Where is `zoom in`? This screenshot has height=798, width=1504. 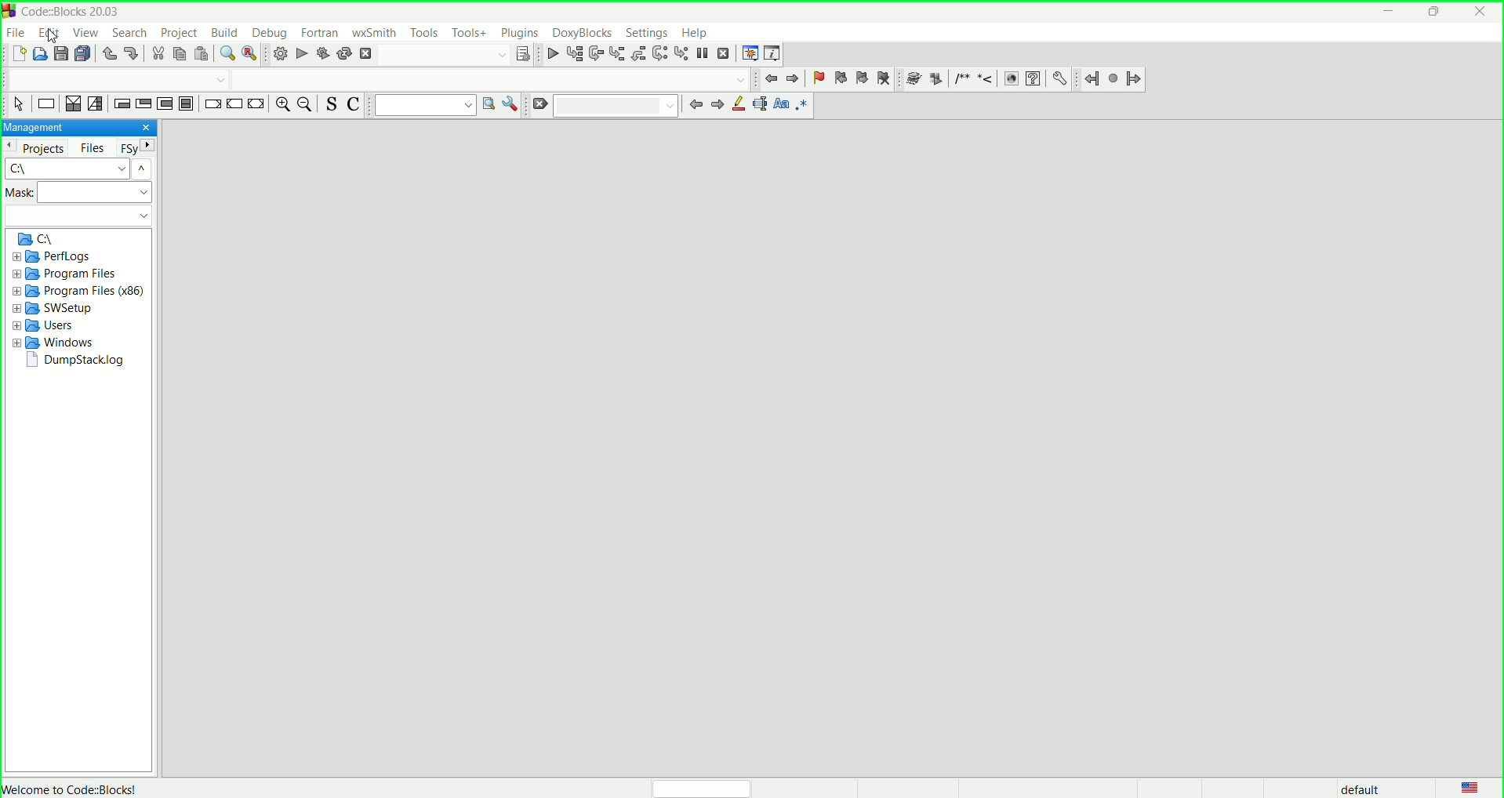 zoom in is located at coordinates (281, 104).